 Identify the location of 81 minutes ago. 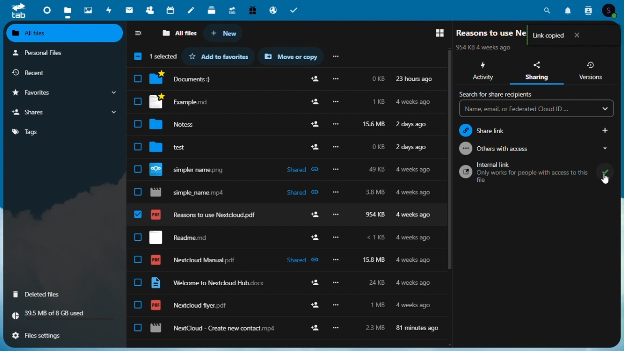
(417, 327).